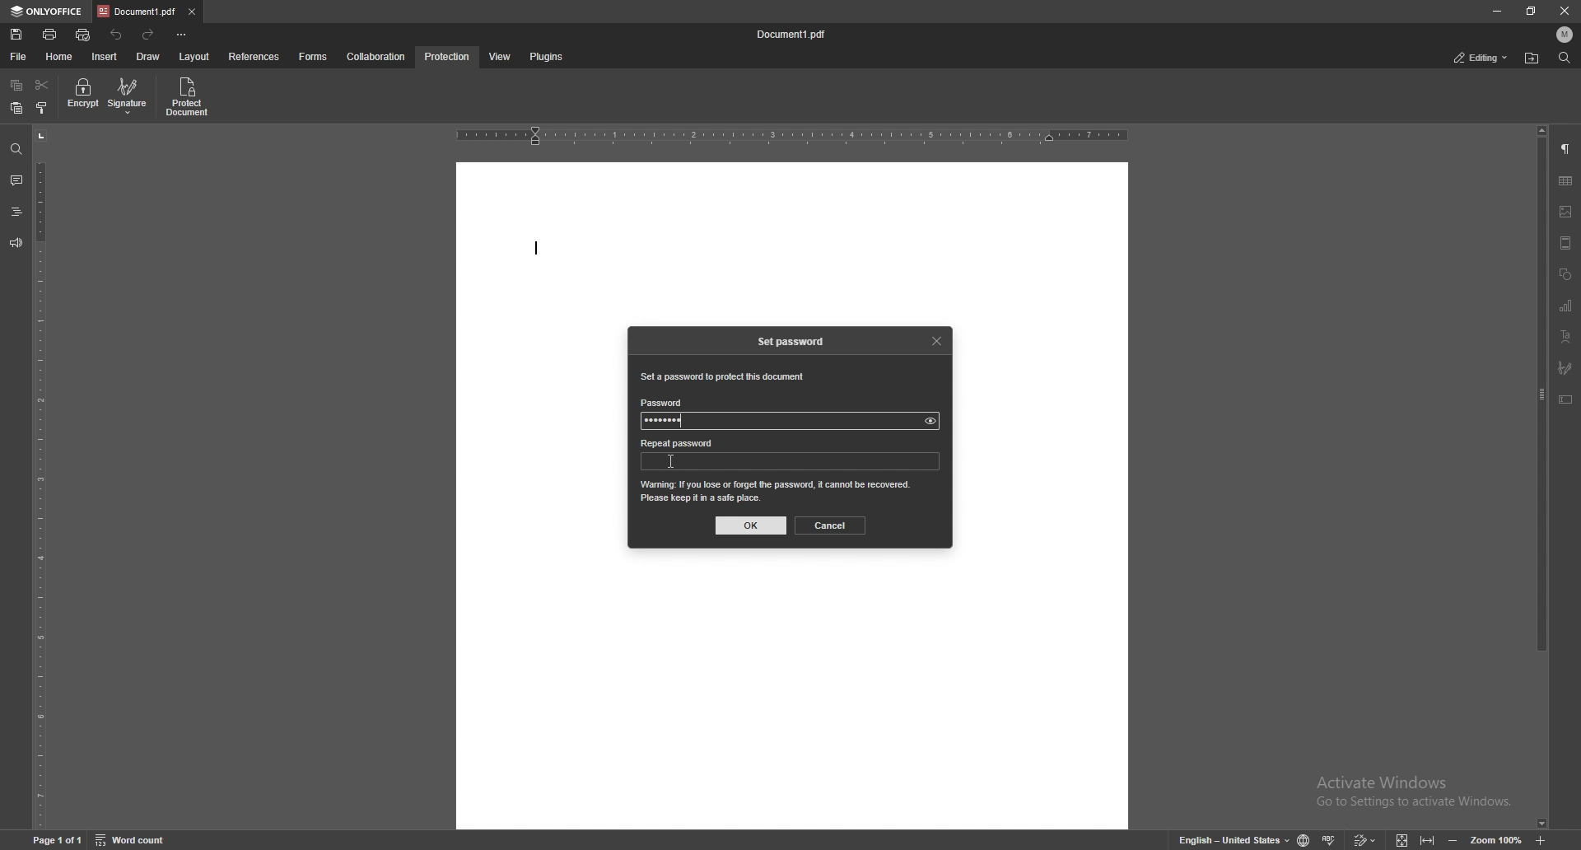 The height and width of the screenshot is (850, 1581). Describe the element at coordinates (722, 377) in the screenshot. I see `set a password` at that location.